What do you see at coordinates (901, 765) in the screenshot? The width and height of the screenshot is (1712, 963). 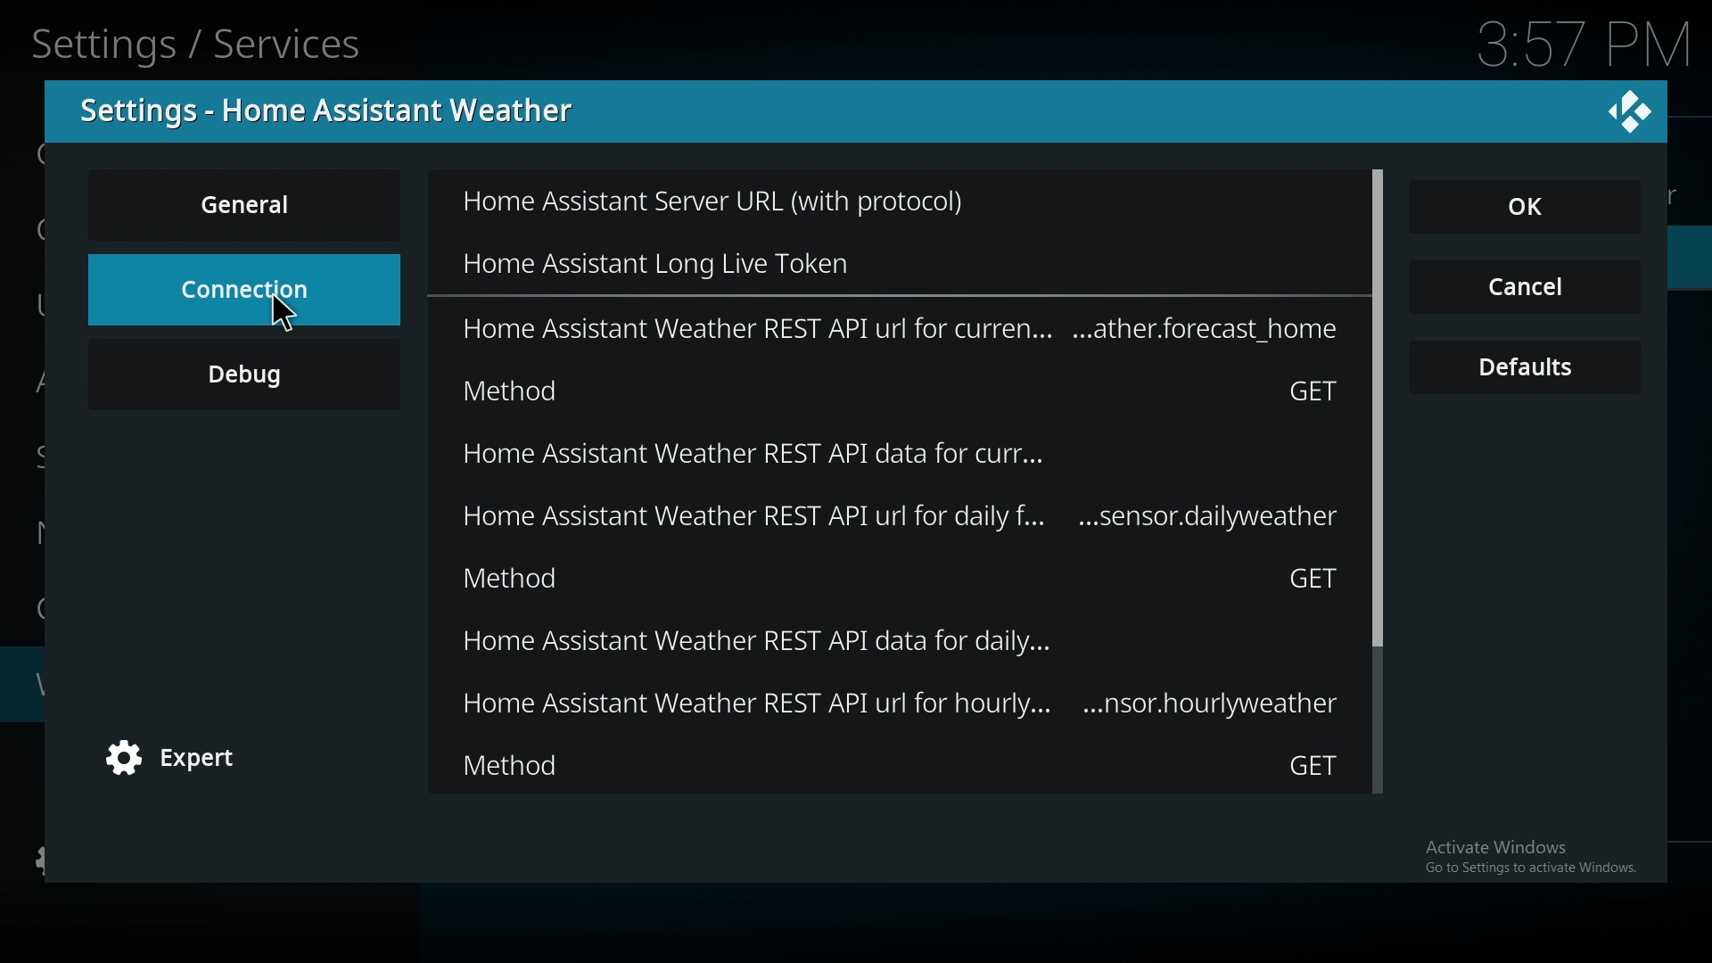 I see `method` at bounding box center [901, 765].